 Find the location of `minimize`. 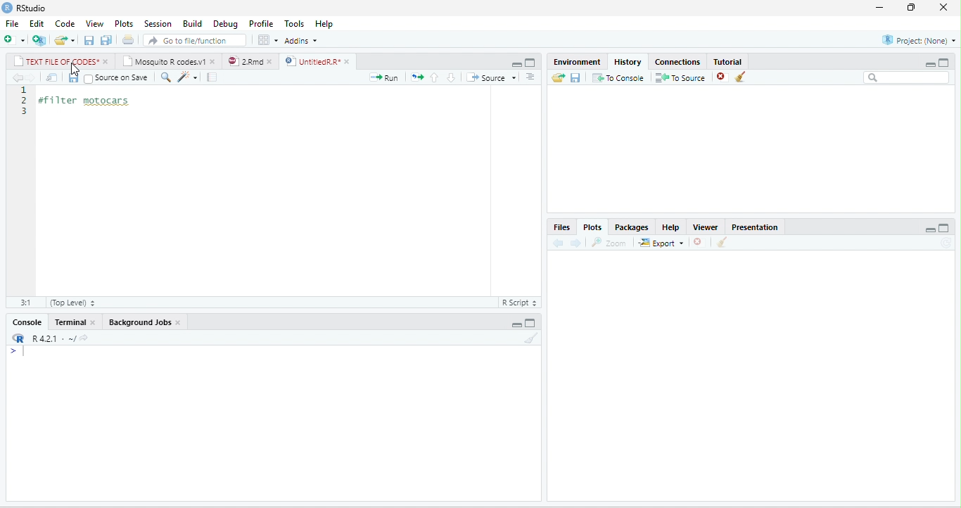

minimize is located at coordinates (929, 64).